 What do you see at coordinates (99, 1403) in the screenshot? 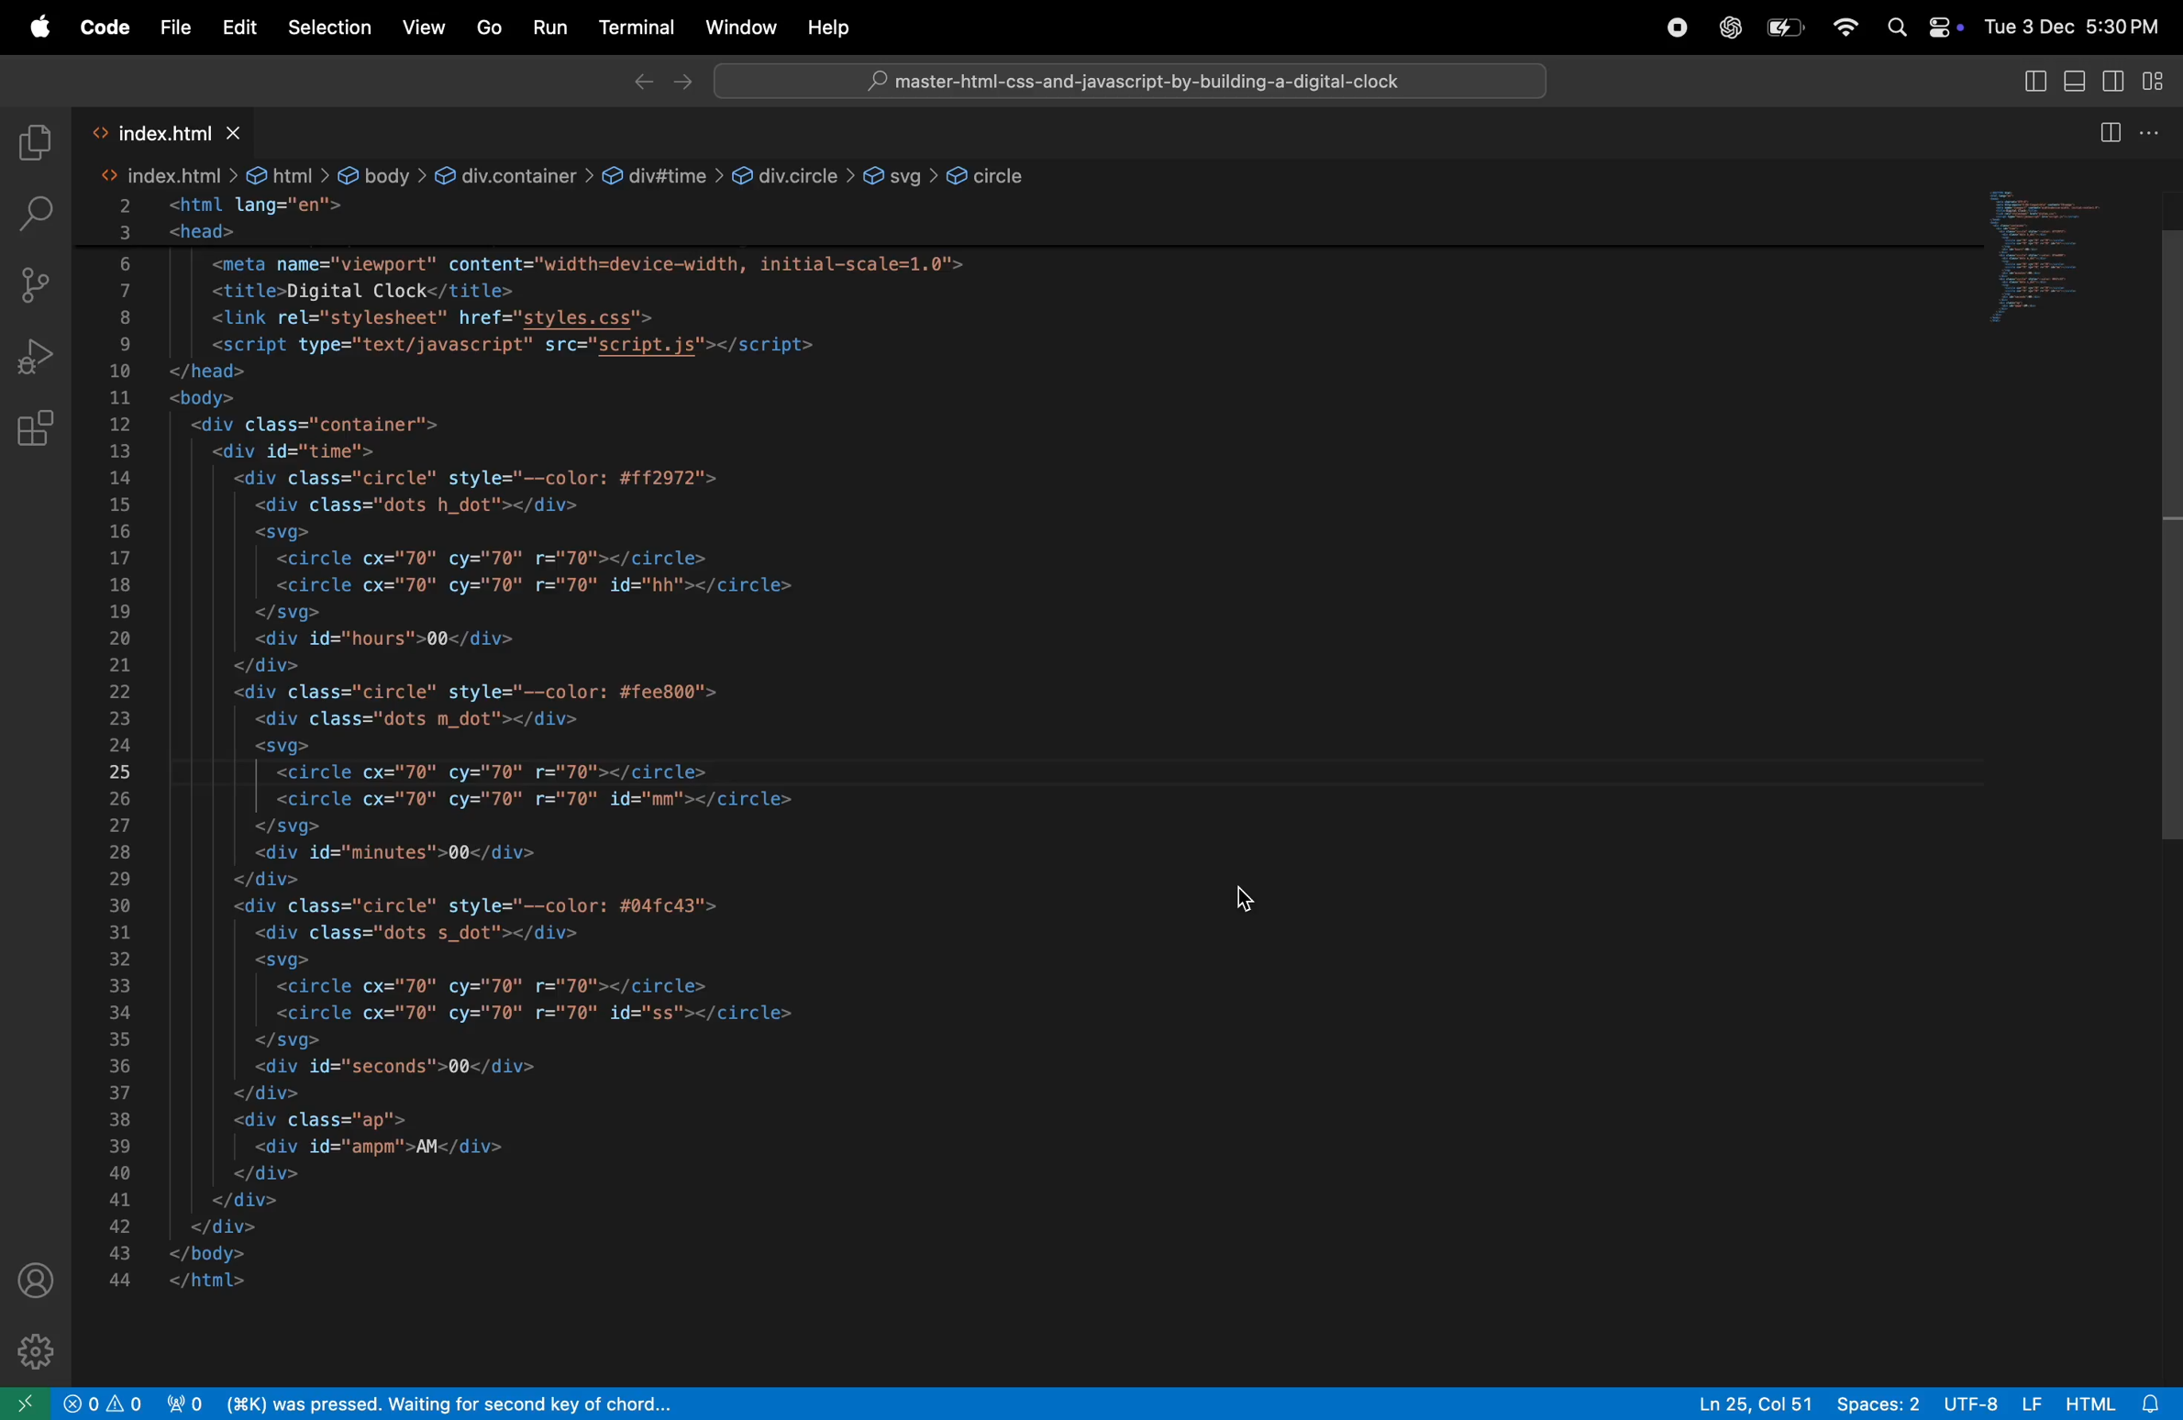
I see `no problems` at bounding box center [99, 1403].